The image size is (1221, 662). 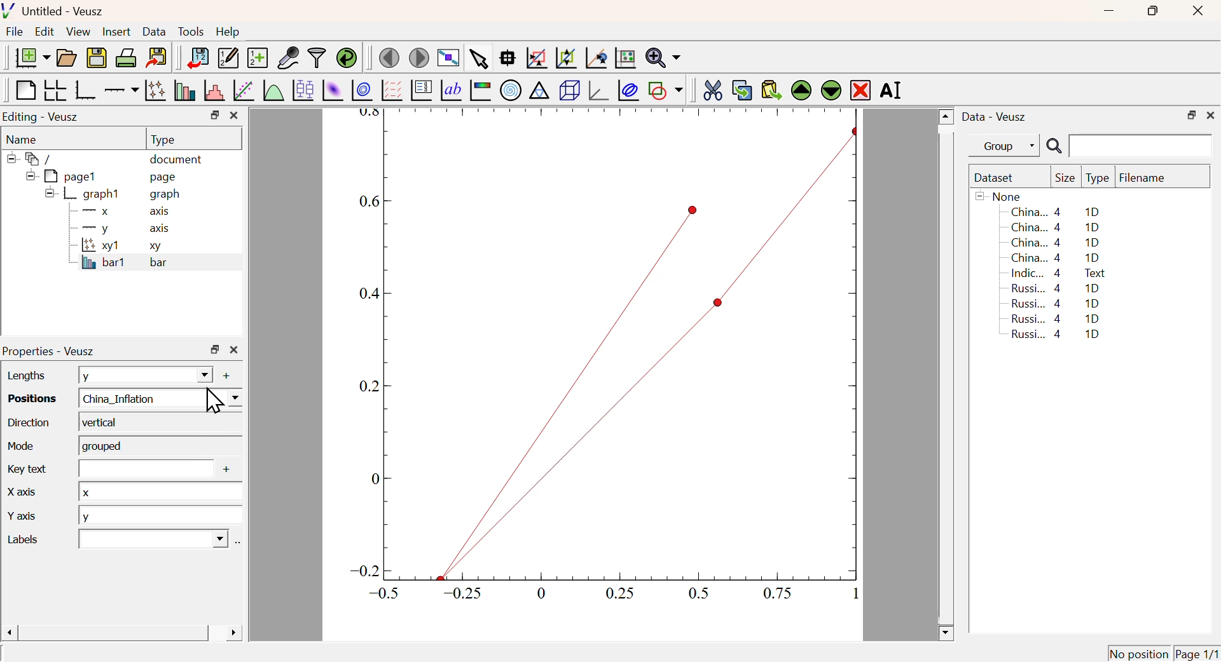 What do you see at coordinates (1000, 196) in the screenshot?
I see `None` at bounding box center [1000, 196].